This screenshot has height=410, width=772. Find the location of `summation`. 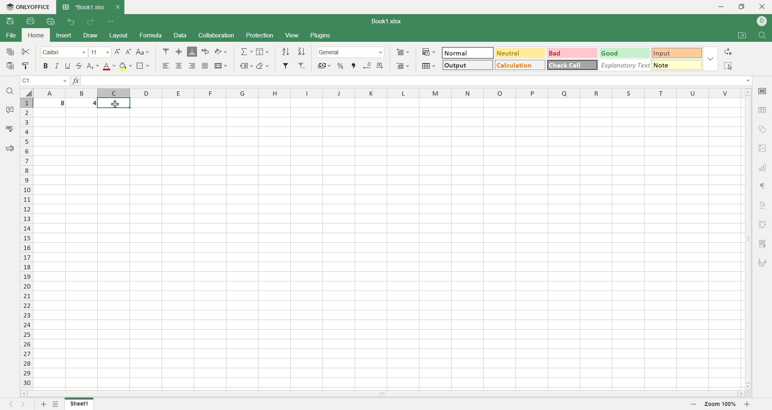

summation is located at coordinates (246, 51).